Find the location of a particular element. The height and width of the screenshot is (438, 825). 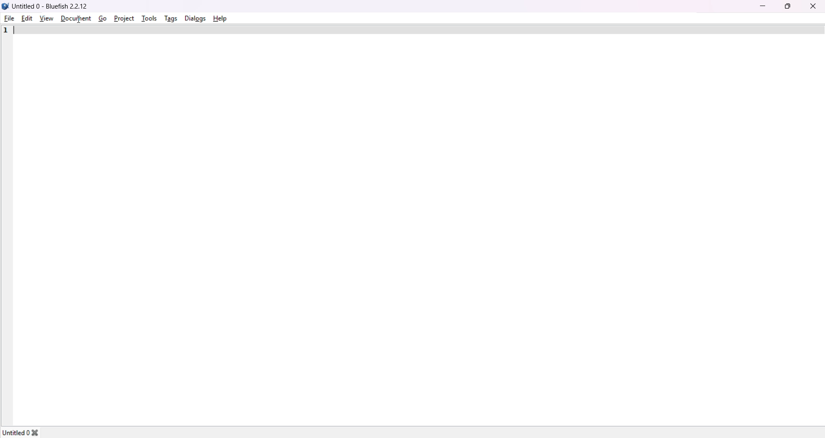

line number is located at coordinates (6, 31).